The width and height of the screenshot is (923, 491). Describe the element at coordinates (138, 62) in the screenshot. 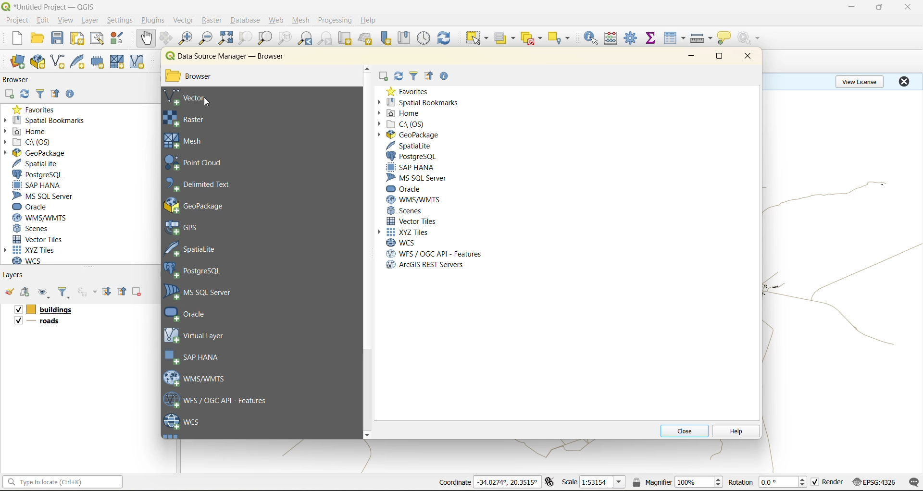

I see `new virtual layer` at that location.